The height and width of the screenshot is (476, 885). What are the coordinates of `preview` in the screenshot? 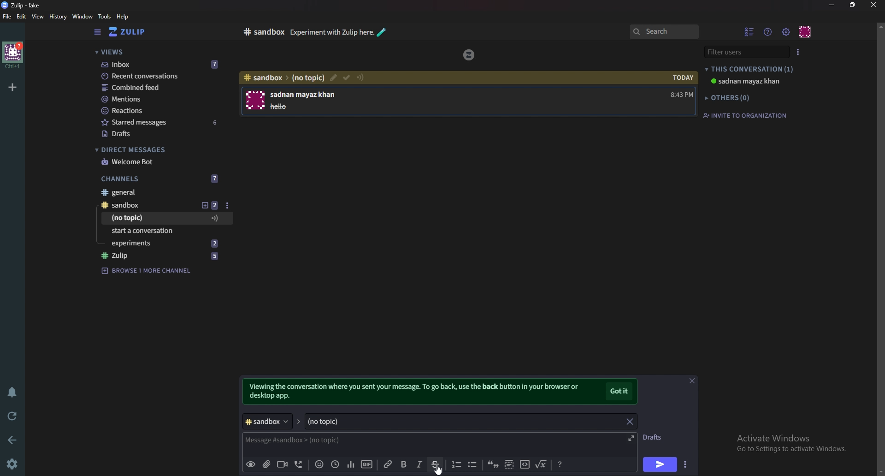 It's located at (251, 465).